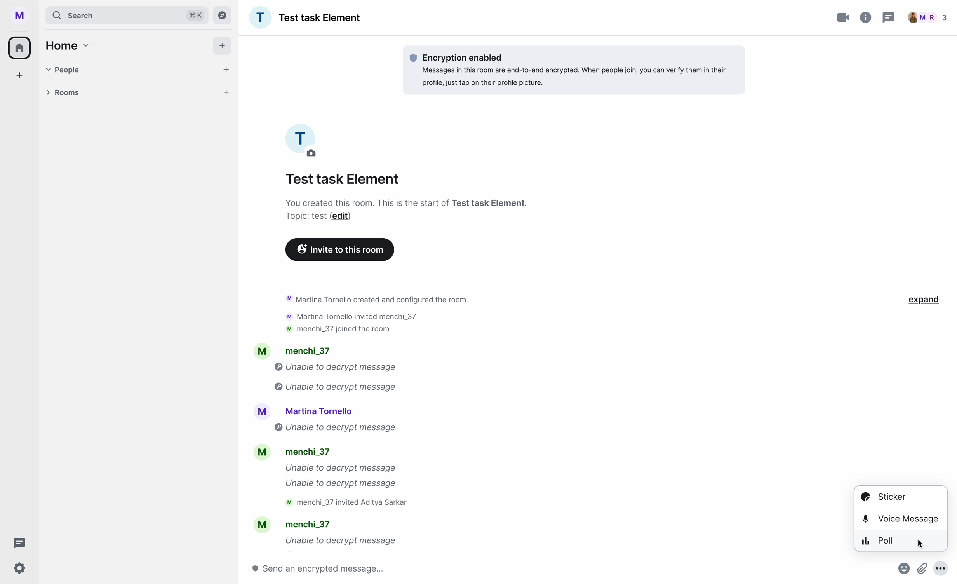  I want to click on home, so click(66, 45).